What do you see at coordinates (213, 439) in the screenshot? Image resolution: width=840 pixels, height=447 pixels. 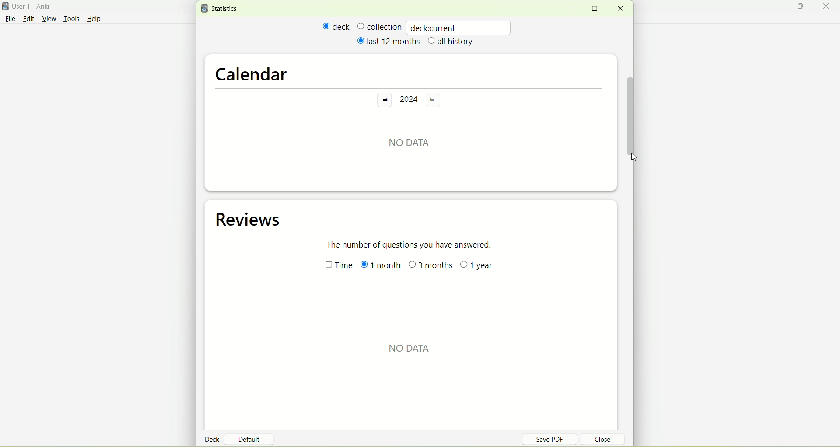 I see `deck` at bounding box center [213, 439].